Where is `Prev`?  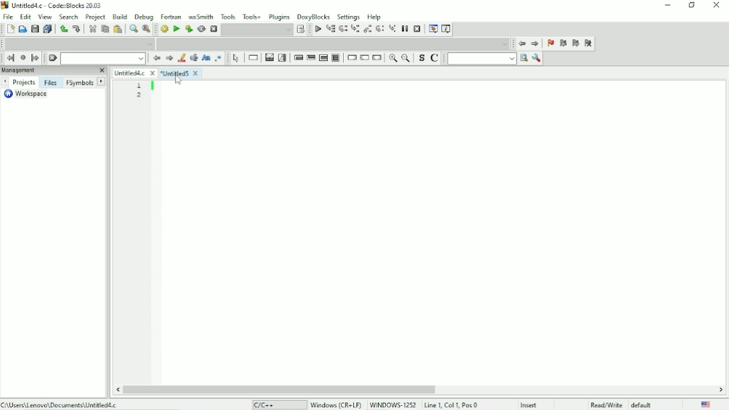 Prev is located at coordinates (156, 58).